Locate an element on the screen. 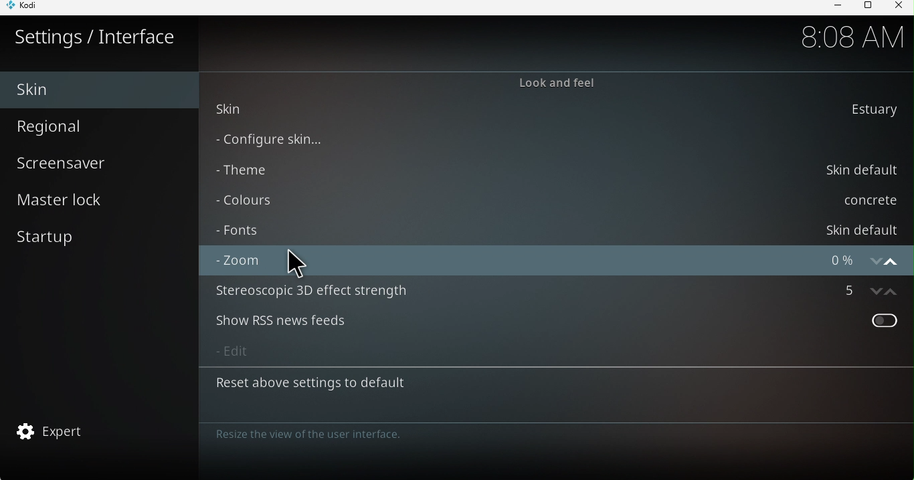 The height and width of the screenshot is (480, 914). Screensaver is located at coordinates (70, 163).